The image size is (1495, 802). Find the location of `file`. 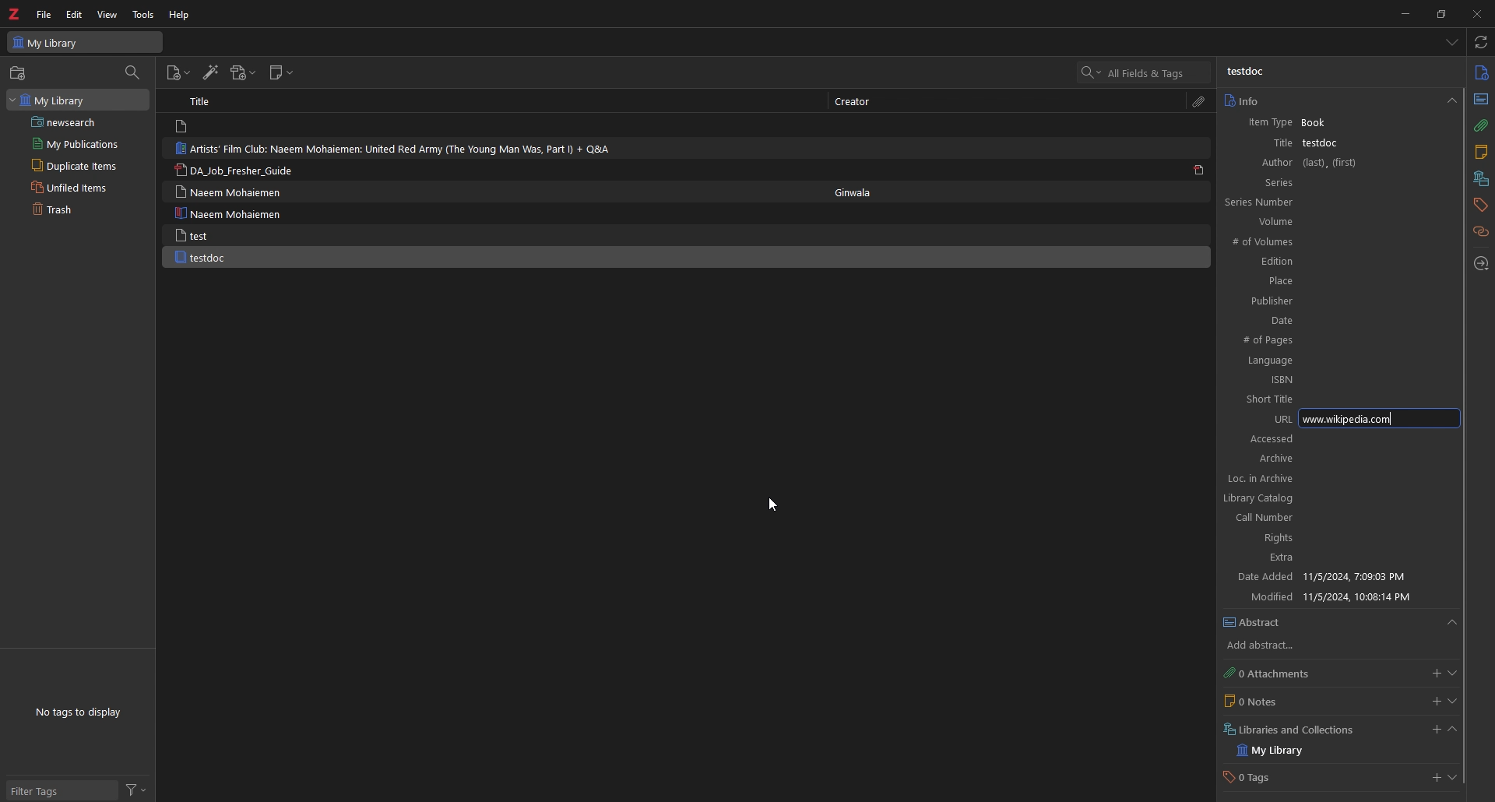

file is located at coordinates (44, 15).